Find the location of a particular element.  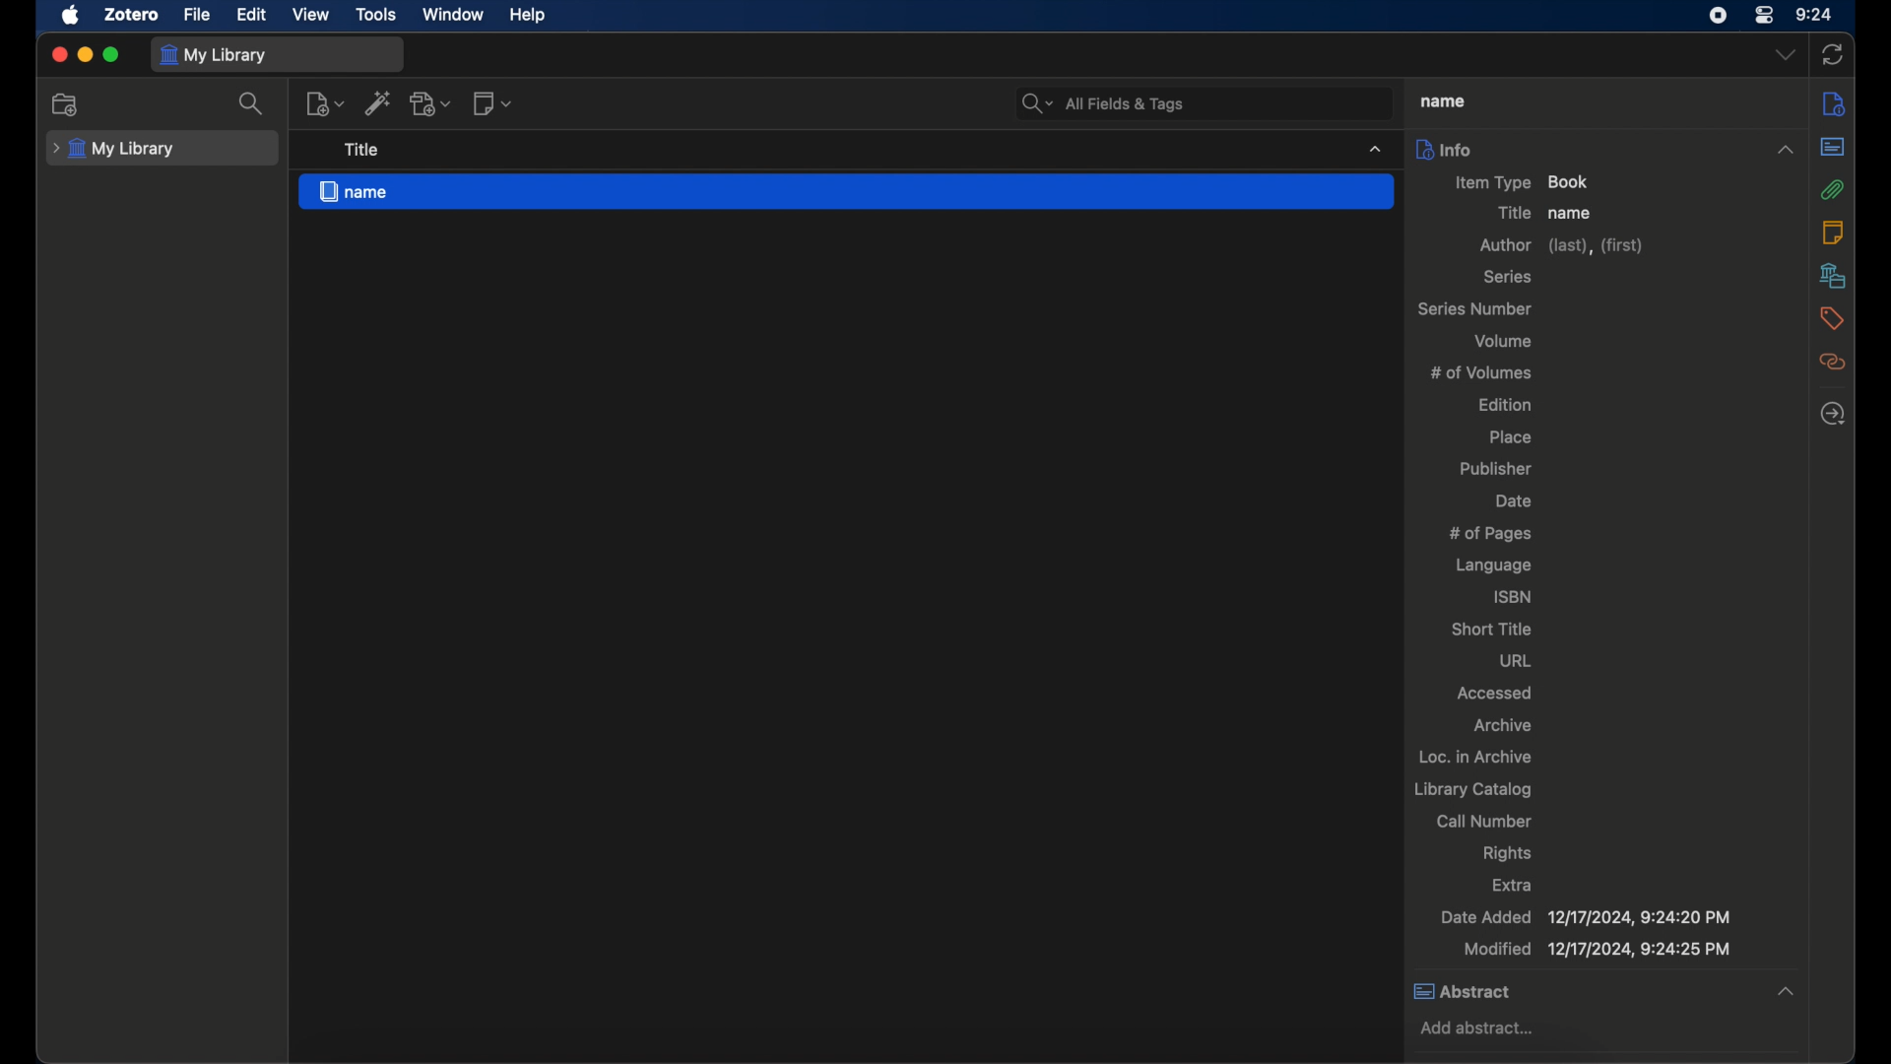

language is located at coordinates (1494, 565).